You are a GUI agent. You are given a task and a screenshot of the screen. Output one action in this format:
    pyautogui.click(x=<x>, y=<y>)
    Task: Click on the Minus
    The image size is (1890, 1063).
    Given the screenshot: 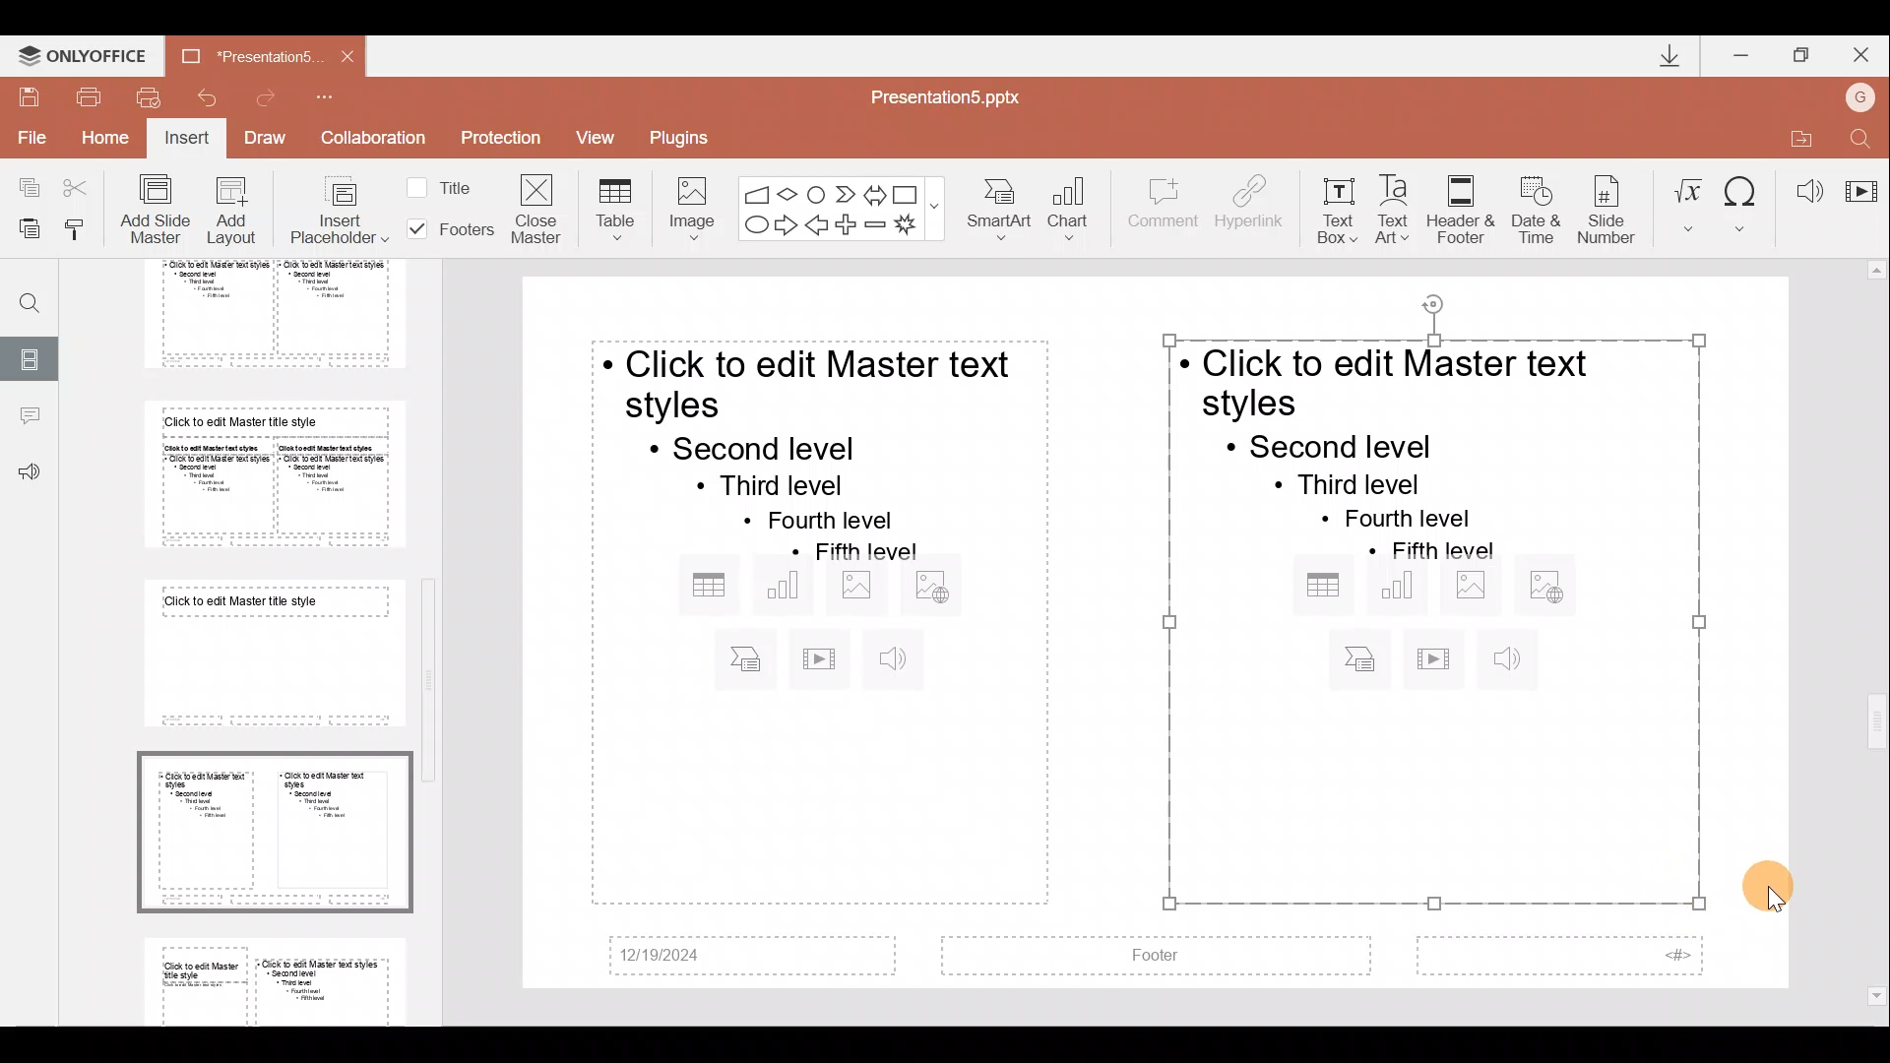 What is the action you would take?
    pyautogui.click(x=876, y=224)
    